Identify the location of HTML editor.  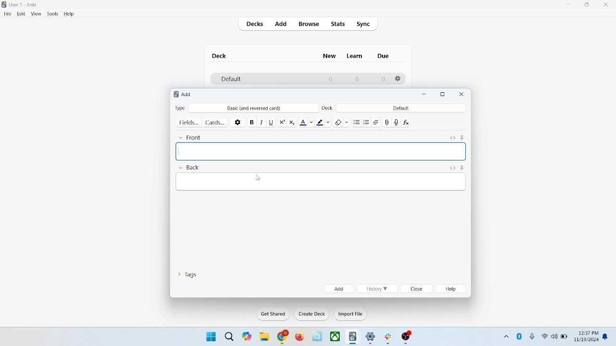
(452, 167).